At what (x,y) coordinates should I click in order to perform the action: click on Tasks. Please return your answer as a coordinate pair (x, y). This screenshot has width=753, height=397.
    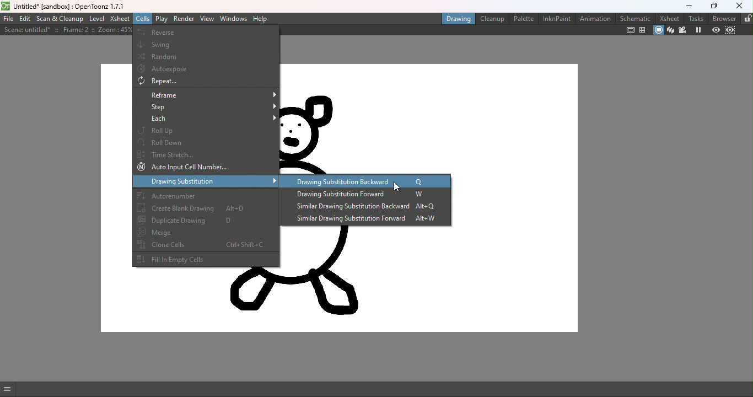
    Looking at the image, I should click on (697, 18).